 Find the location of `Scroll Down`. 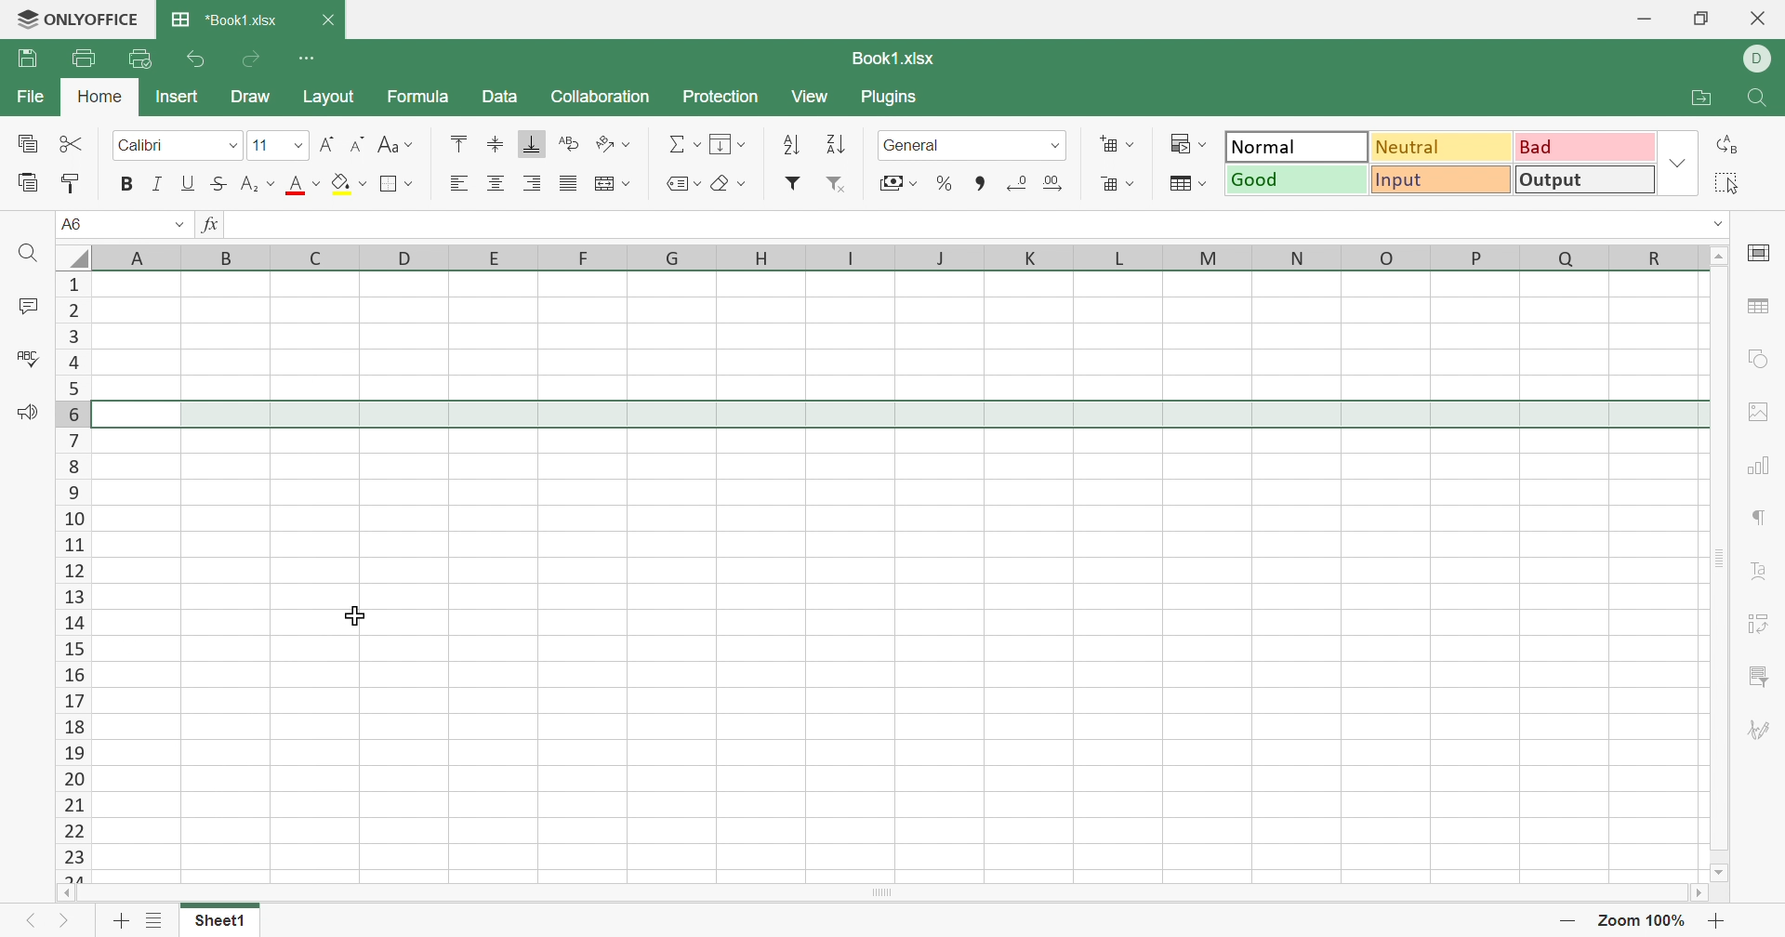

Scroll Down is located at coordinates (1723, 874).